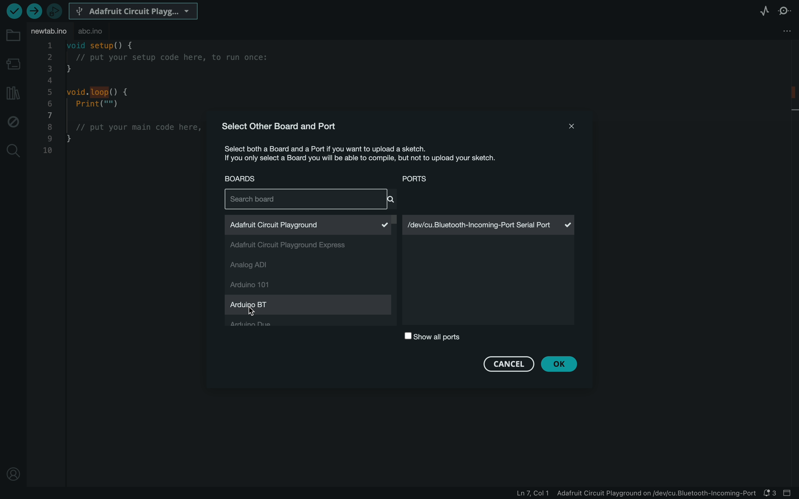 The image size is (799, 499). Describe the element at coordinates (262, 306) in the screenshot. I see `arduino Bt` at that location.